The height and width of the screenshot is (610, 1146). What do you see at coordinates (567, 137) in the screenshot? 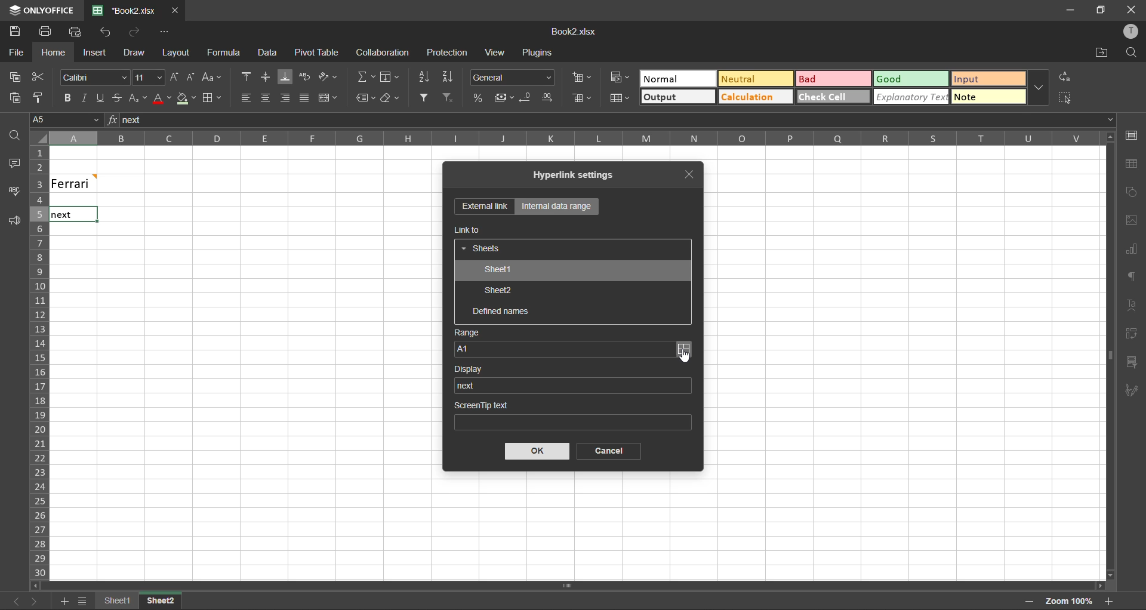
I see `column names` at bounding box center [567, 137].